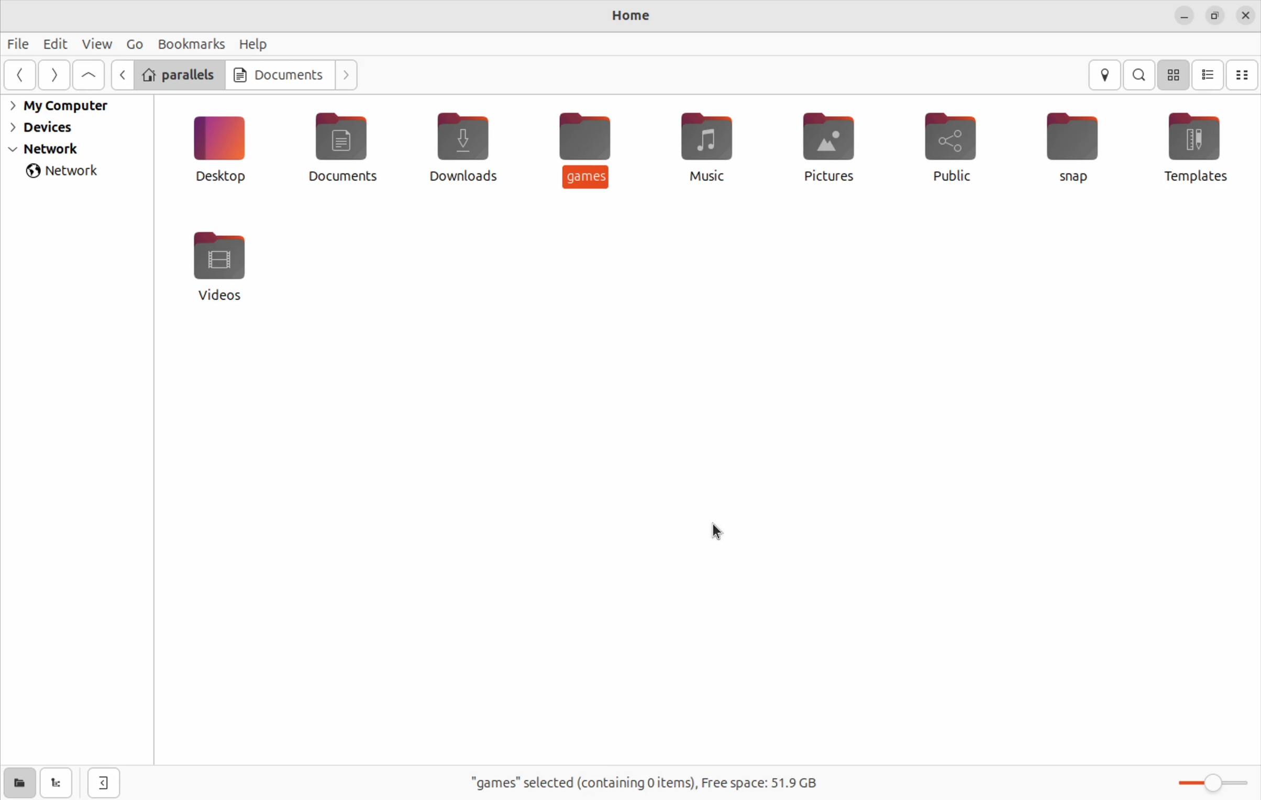 The height and width of the screenshot is (800, 1261). What do you see at coordinates (132, 44) in the screenshot?
I see `Go` at bounding box center [132, 44].